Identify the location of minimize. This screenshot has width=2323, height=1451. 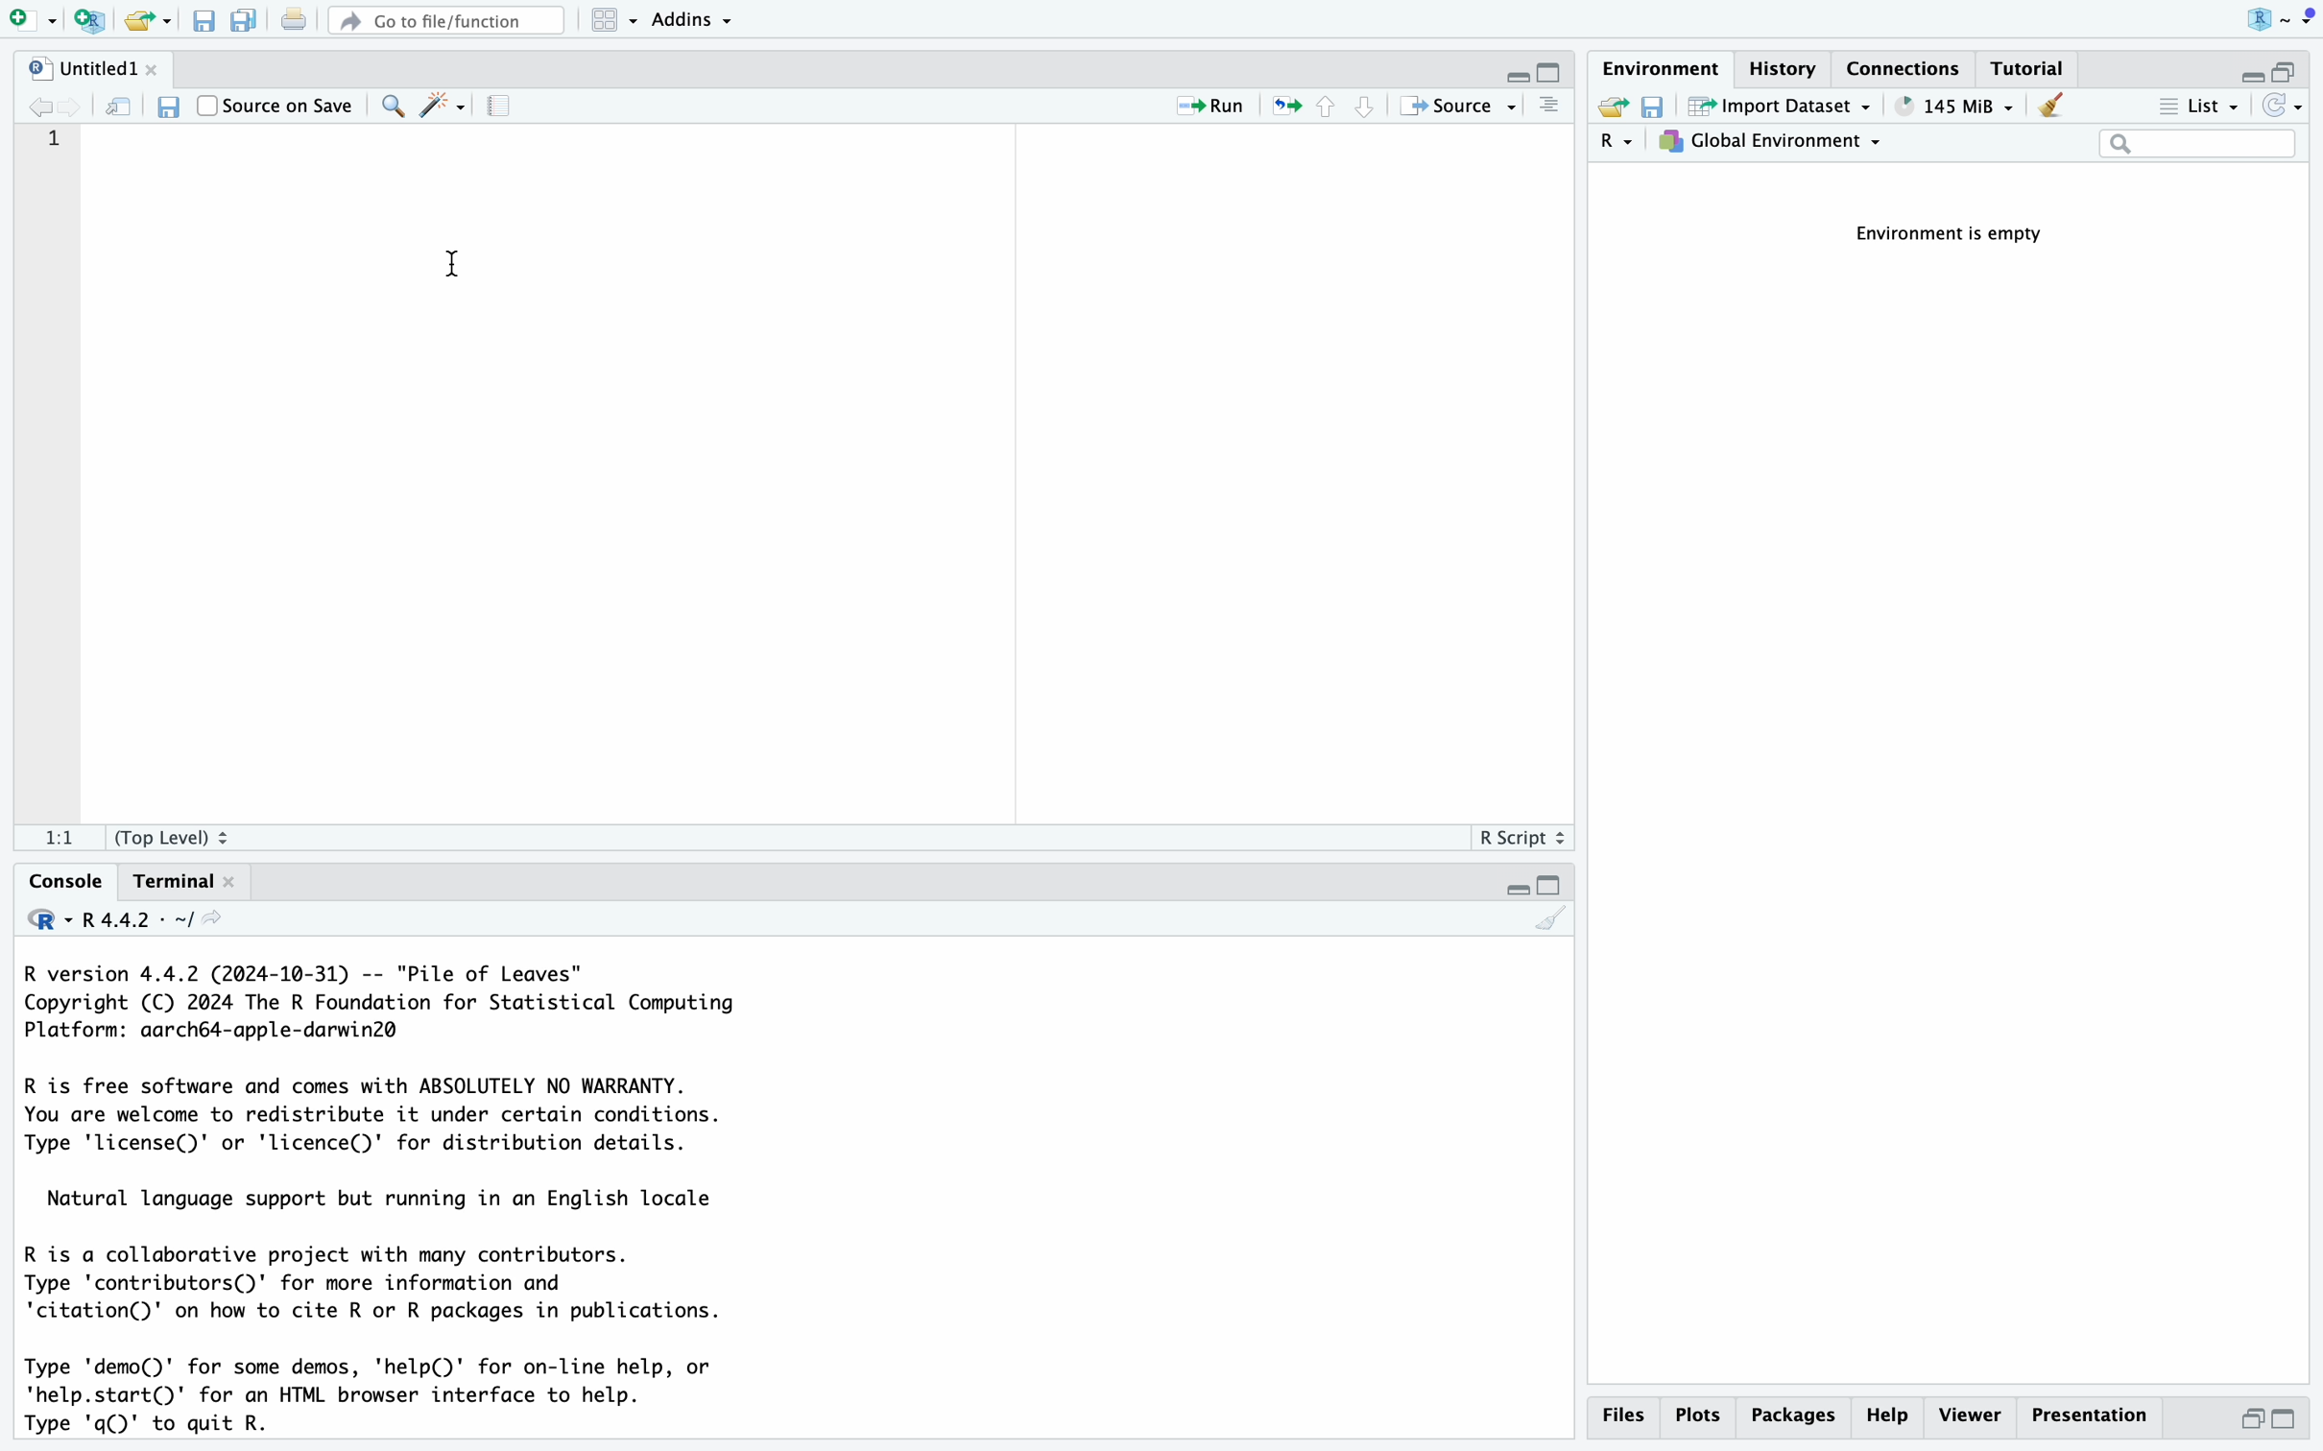
(1501, 67).